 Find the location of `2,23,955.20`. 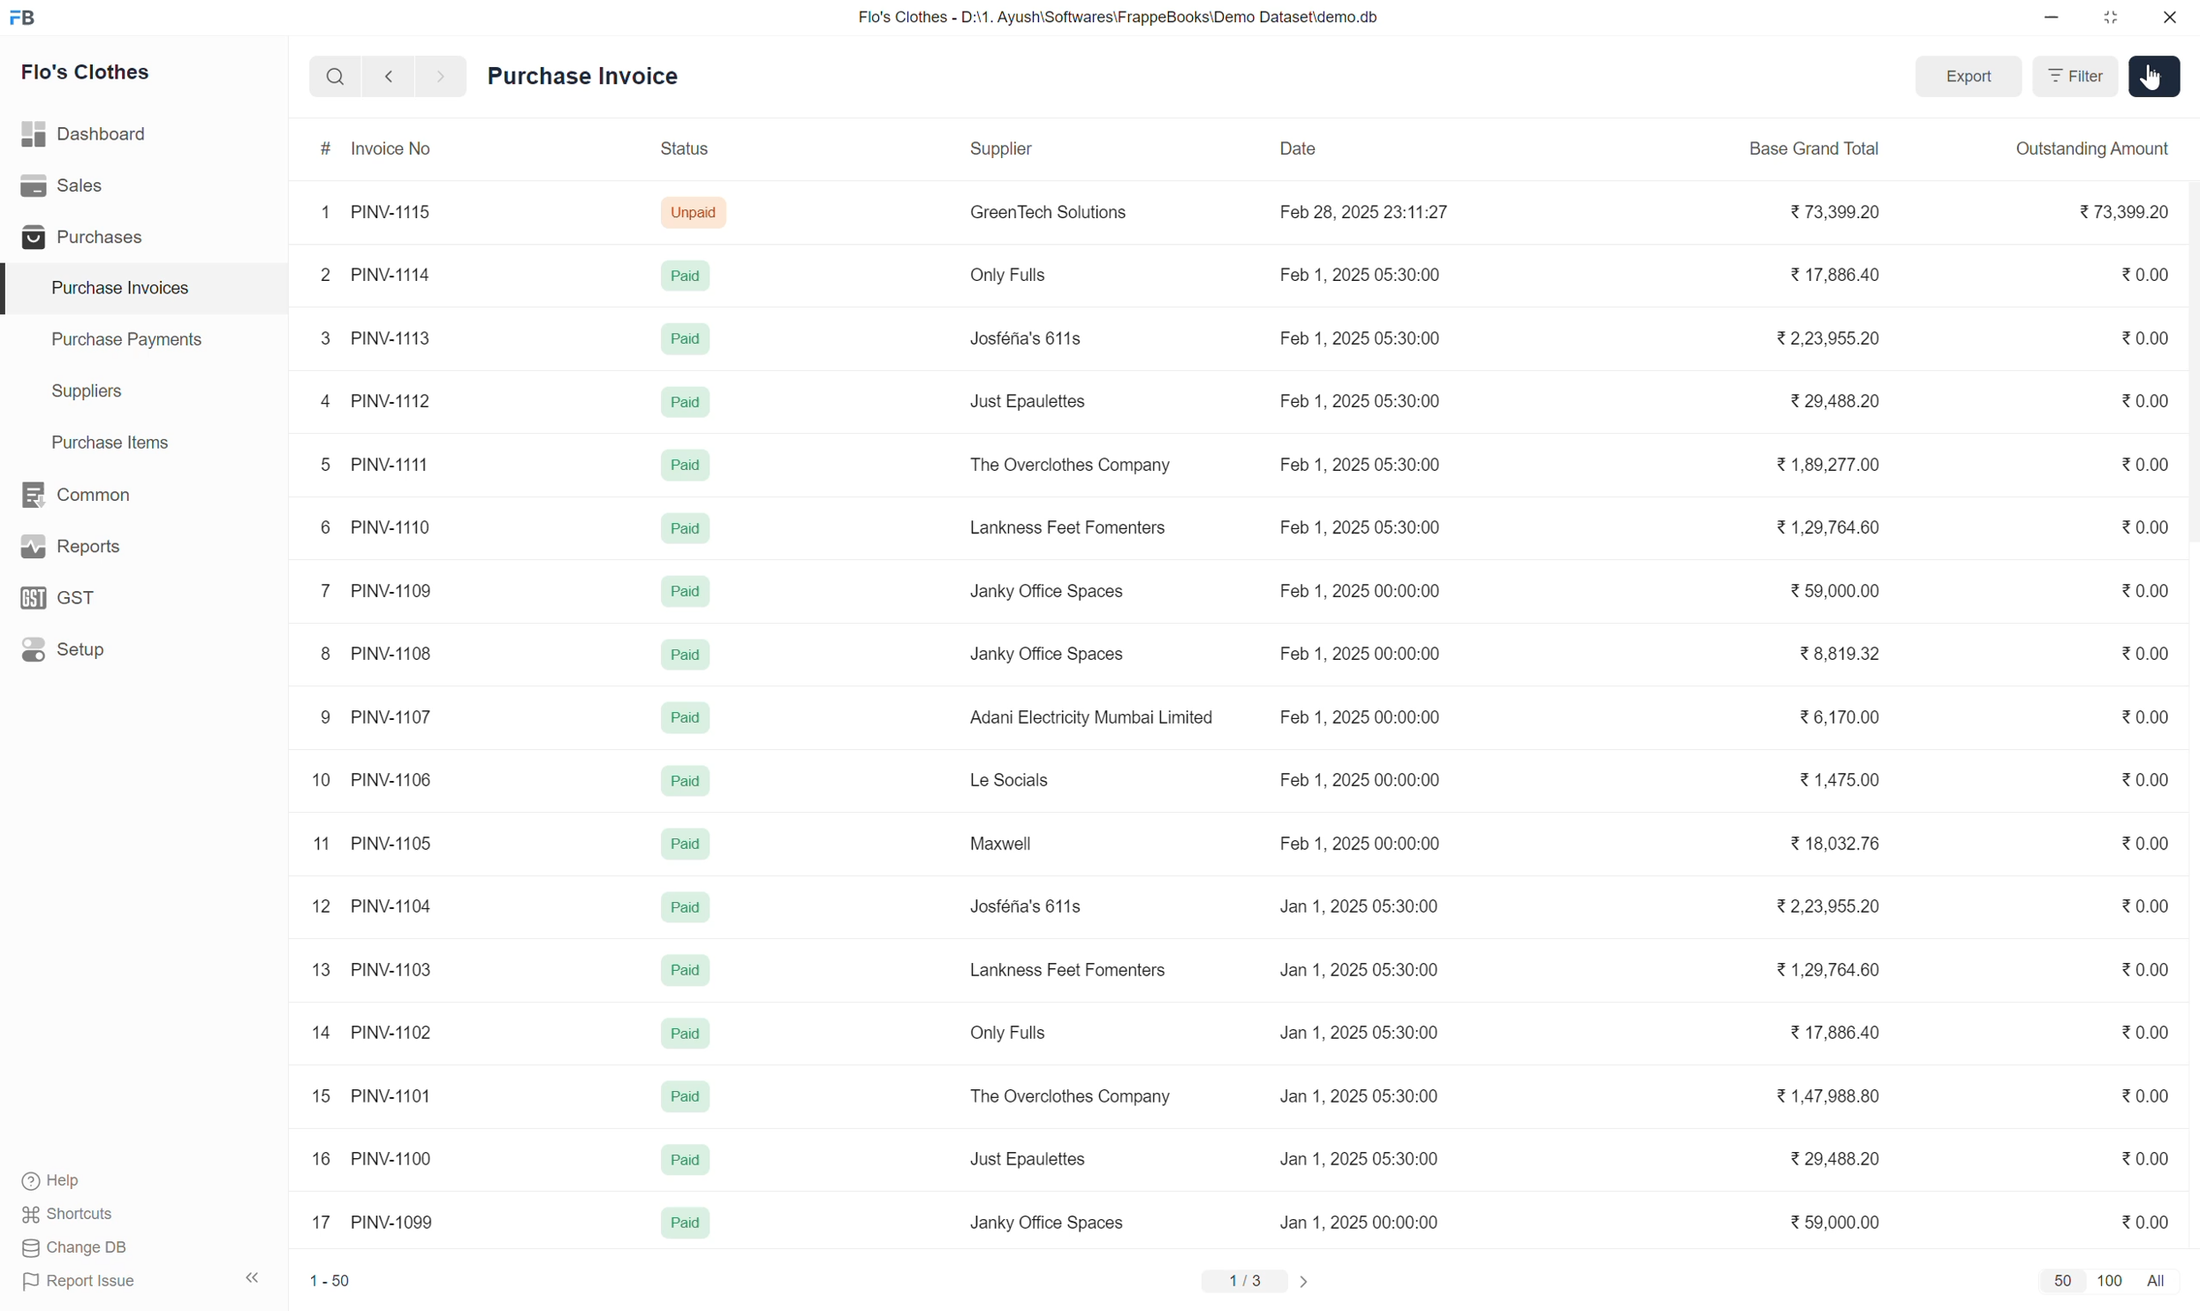

2,23,955.20 is located at coordinates (1845, 341).